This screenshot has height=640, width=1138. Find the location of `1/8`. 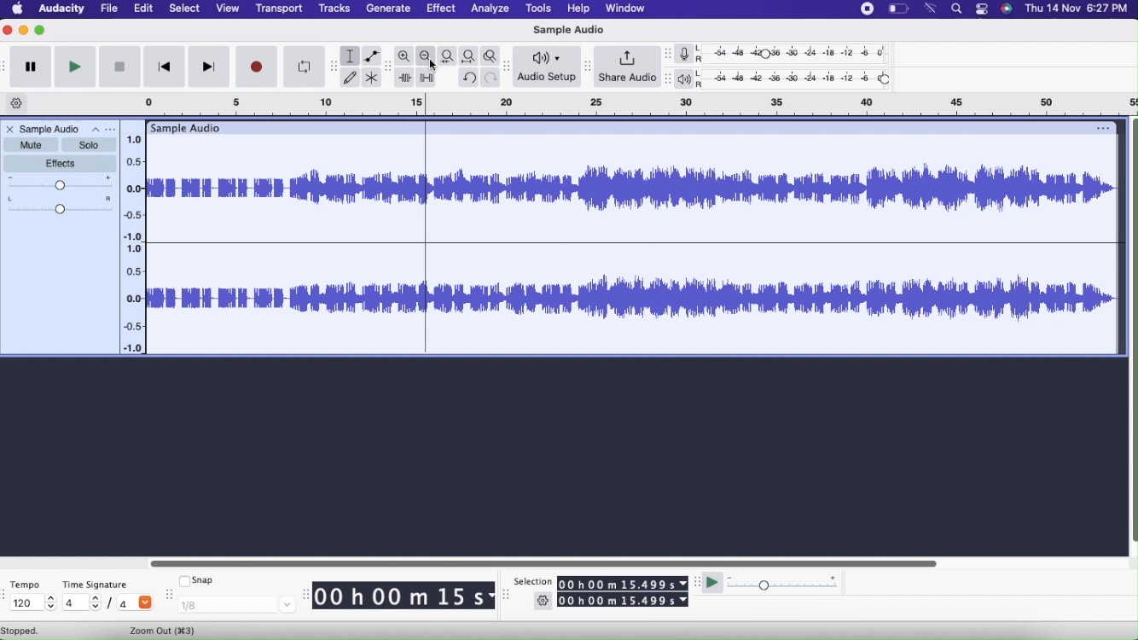

1/8 is located at coordinates (235, 607).